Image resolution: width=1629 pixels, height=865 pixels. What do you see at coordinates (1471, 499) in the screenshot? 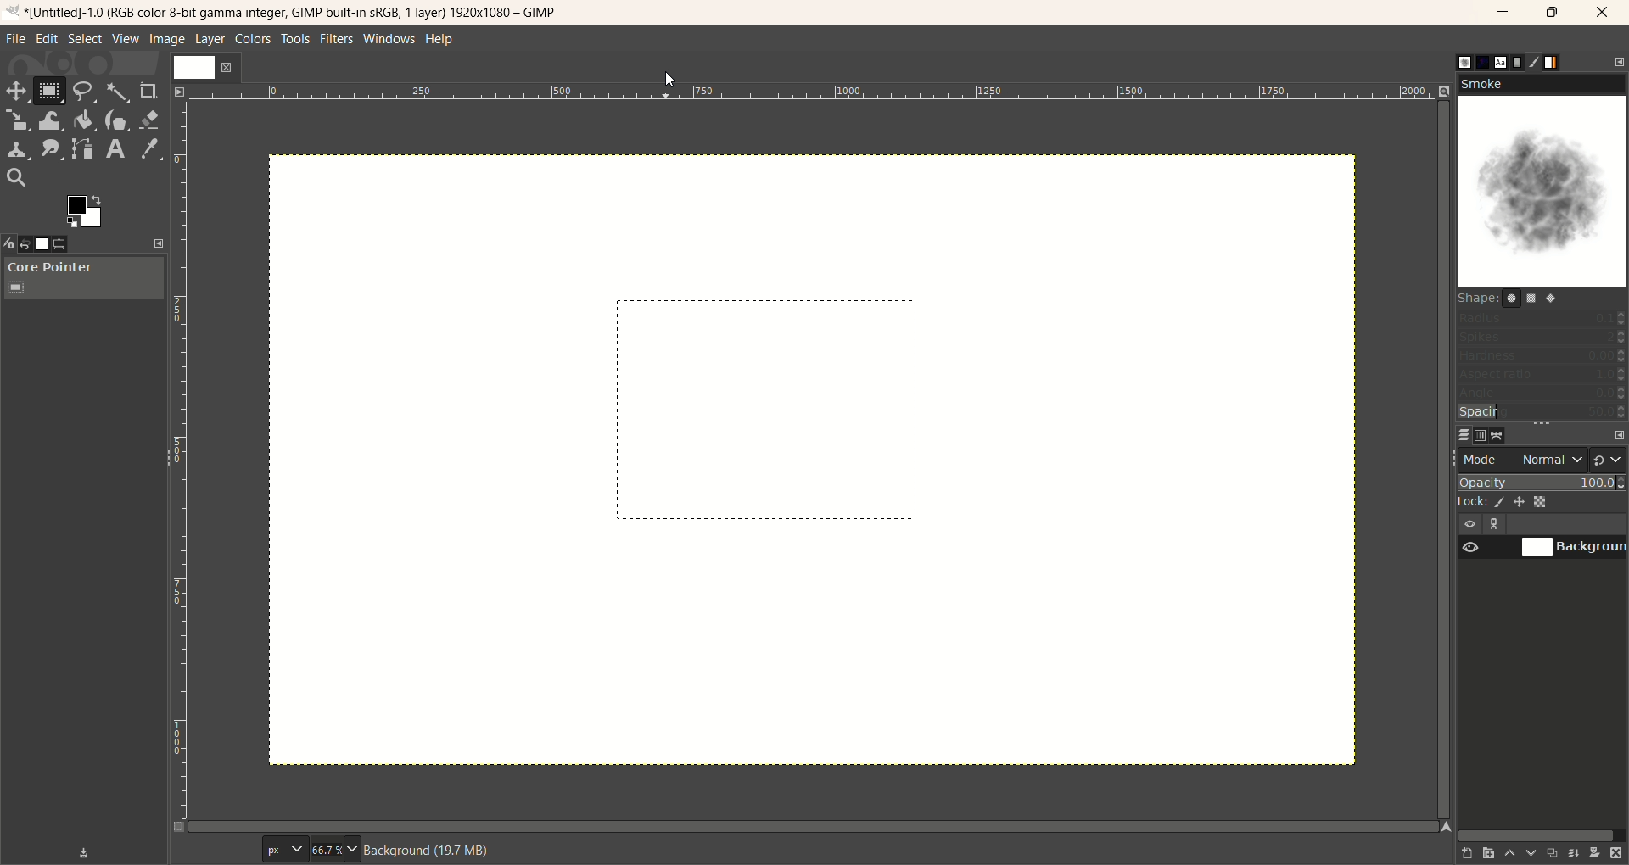
I see `lock` at bounding box center [1471, 499].